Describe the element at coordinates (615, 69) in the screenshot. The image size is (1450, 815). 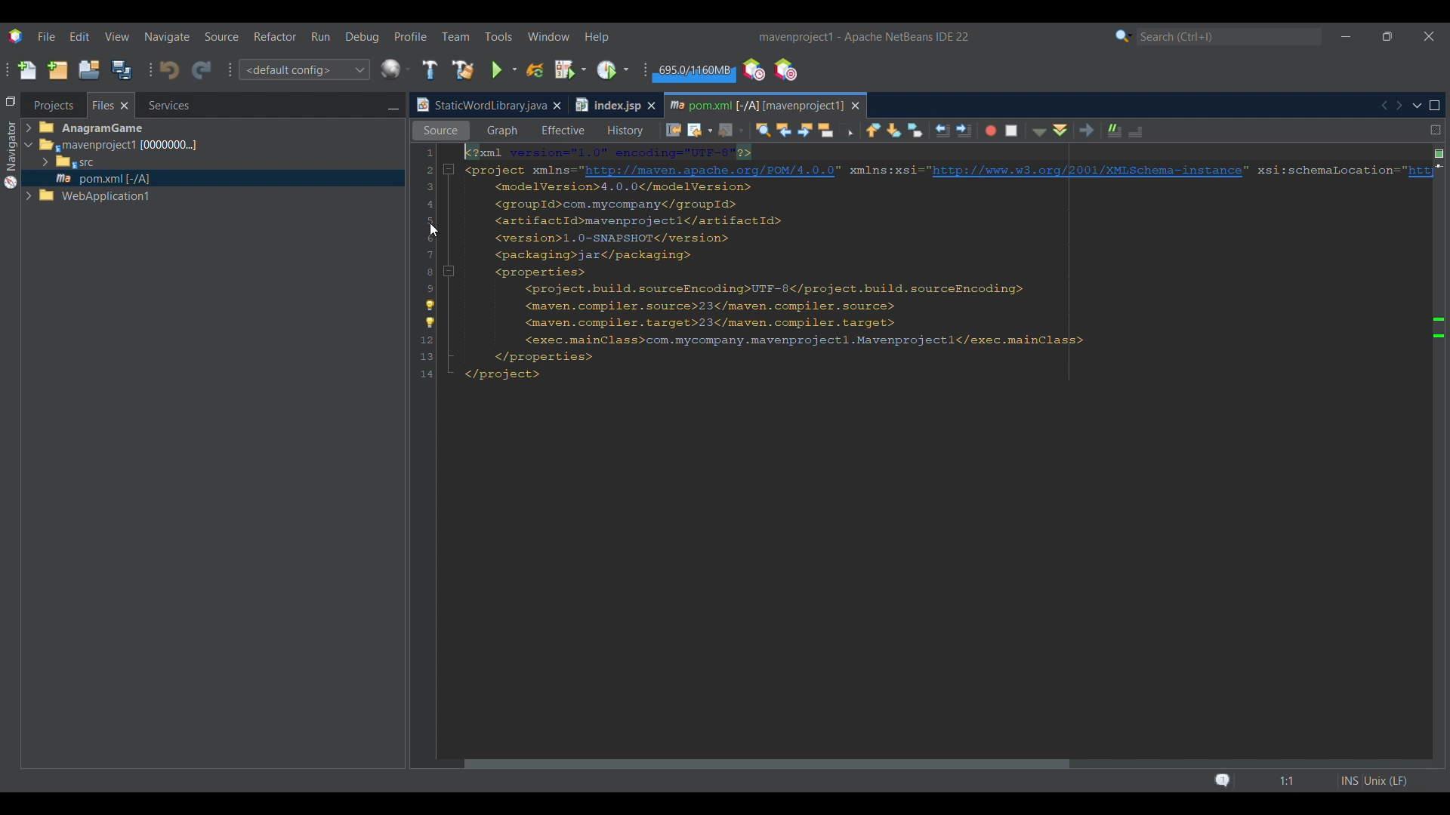
I see `Profile main project options` at that location.